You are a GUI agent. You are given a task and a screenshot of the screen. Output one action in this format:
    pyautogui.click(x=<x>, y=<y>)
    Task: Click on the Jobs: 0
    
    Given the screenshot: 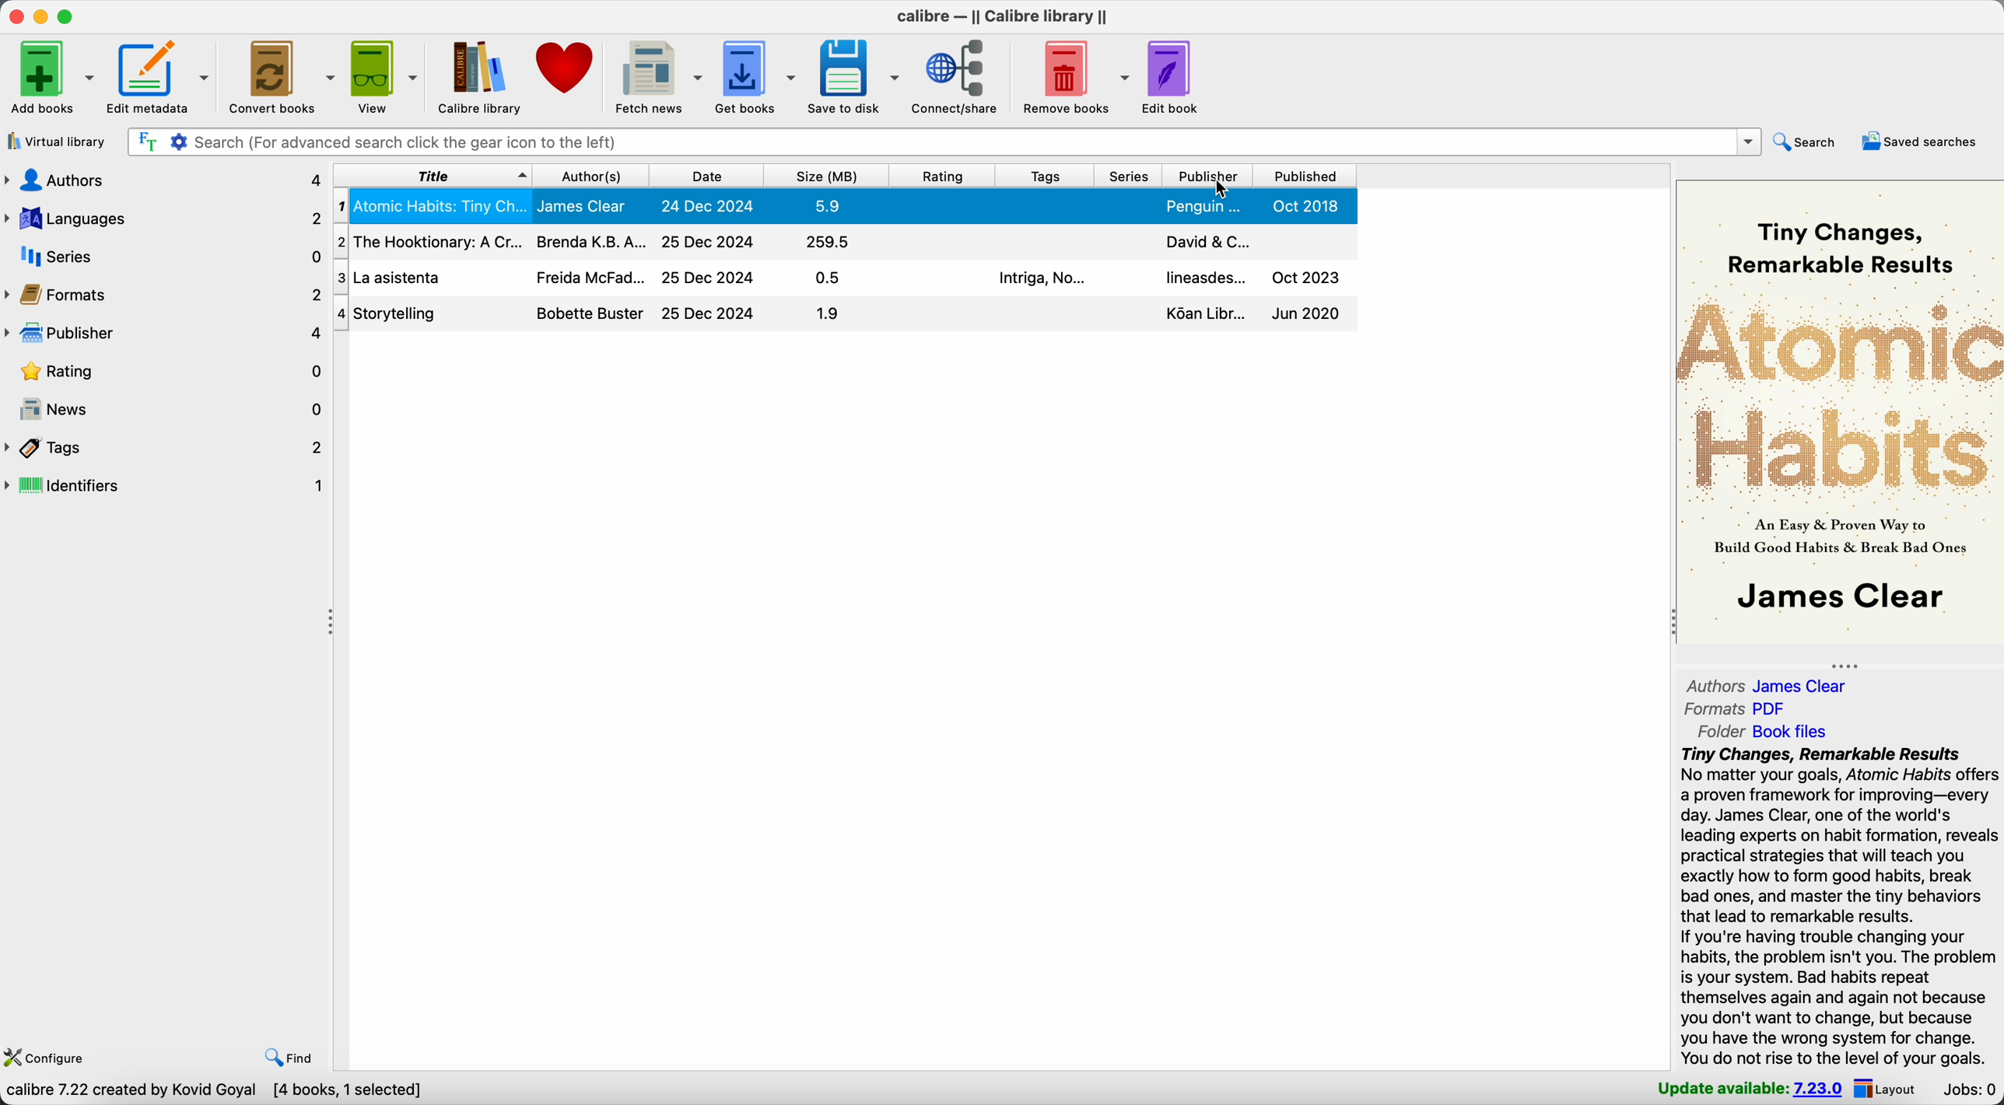 What is the action you would take?
    pyautogui.click(x=1969, y=1089)
    